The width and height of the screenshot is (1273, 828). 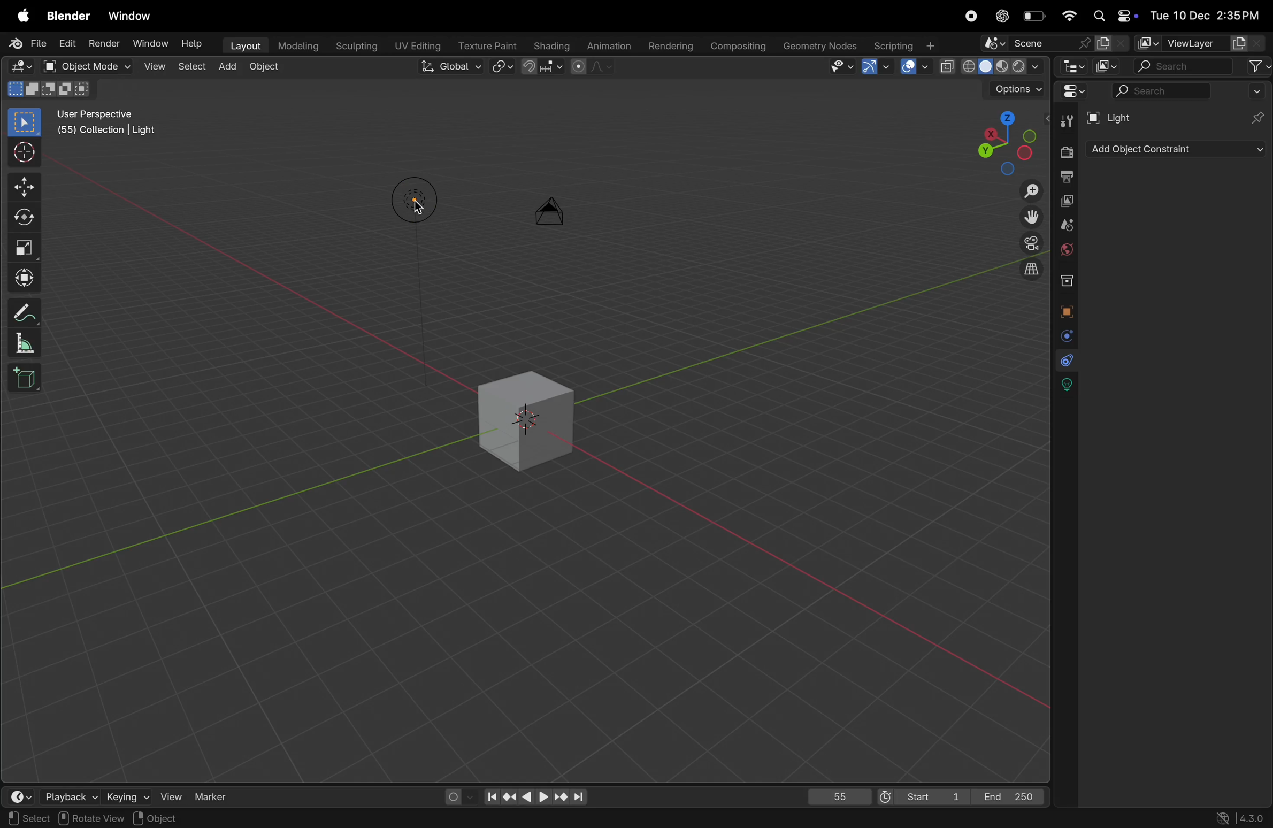 What do you see at coordinates (1108, 67) in the screenshot?
I see `display mode` at bounding box center [1108, 67].